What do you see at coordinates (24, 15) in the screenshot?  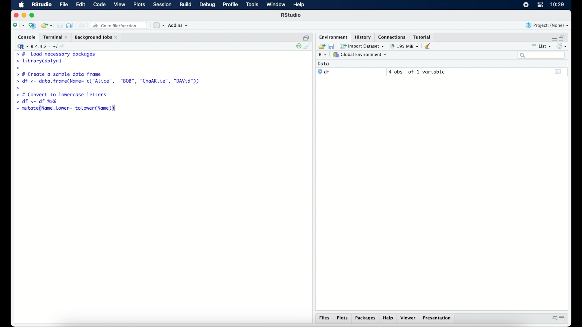 I see `minimize` at bounding box center [24, 15].